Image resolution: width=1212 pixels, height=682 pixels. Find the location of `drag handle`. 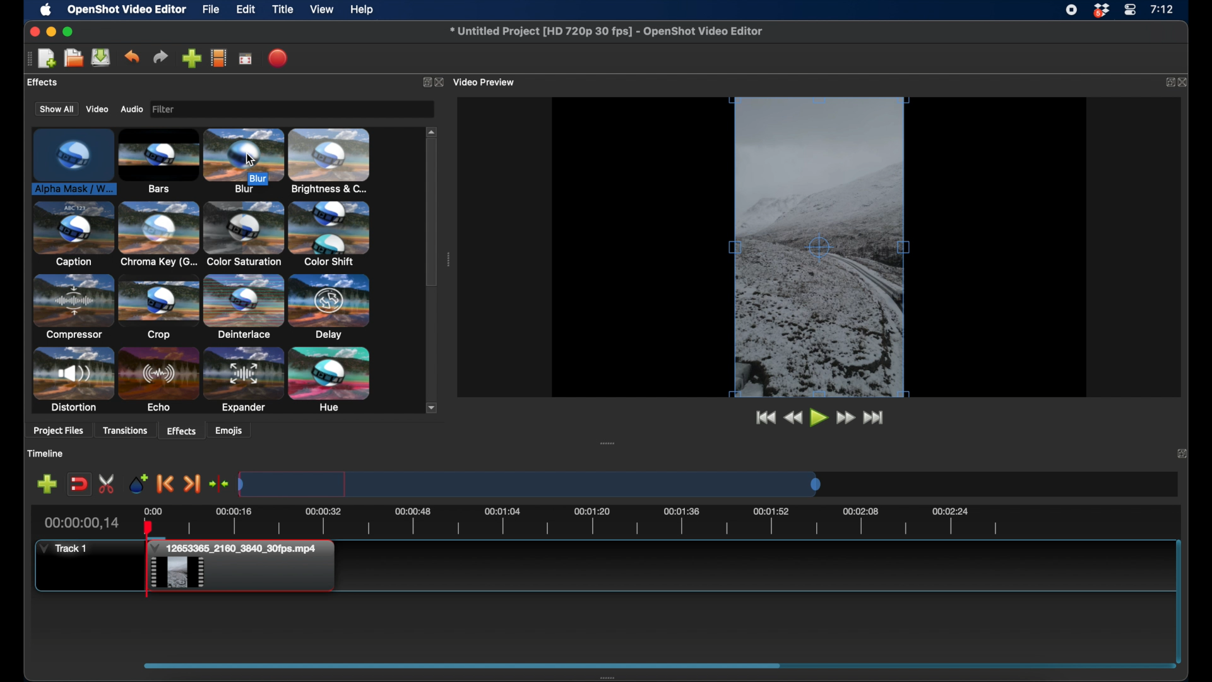

drag handle is located at coordinates (607, 443).